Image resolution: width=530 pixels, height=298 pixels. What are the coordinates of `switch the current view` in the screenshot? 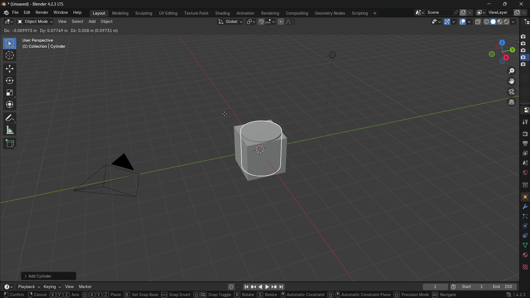 It's located at (512, 103).